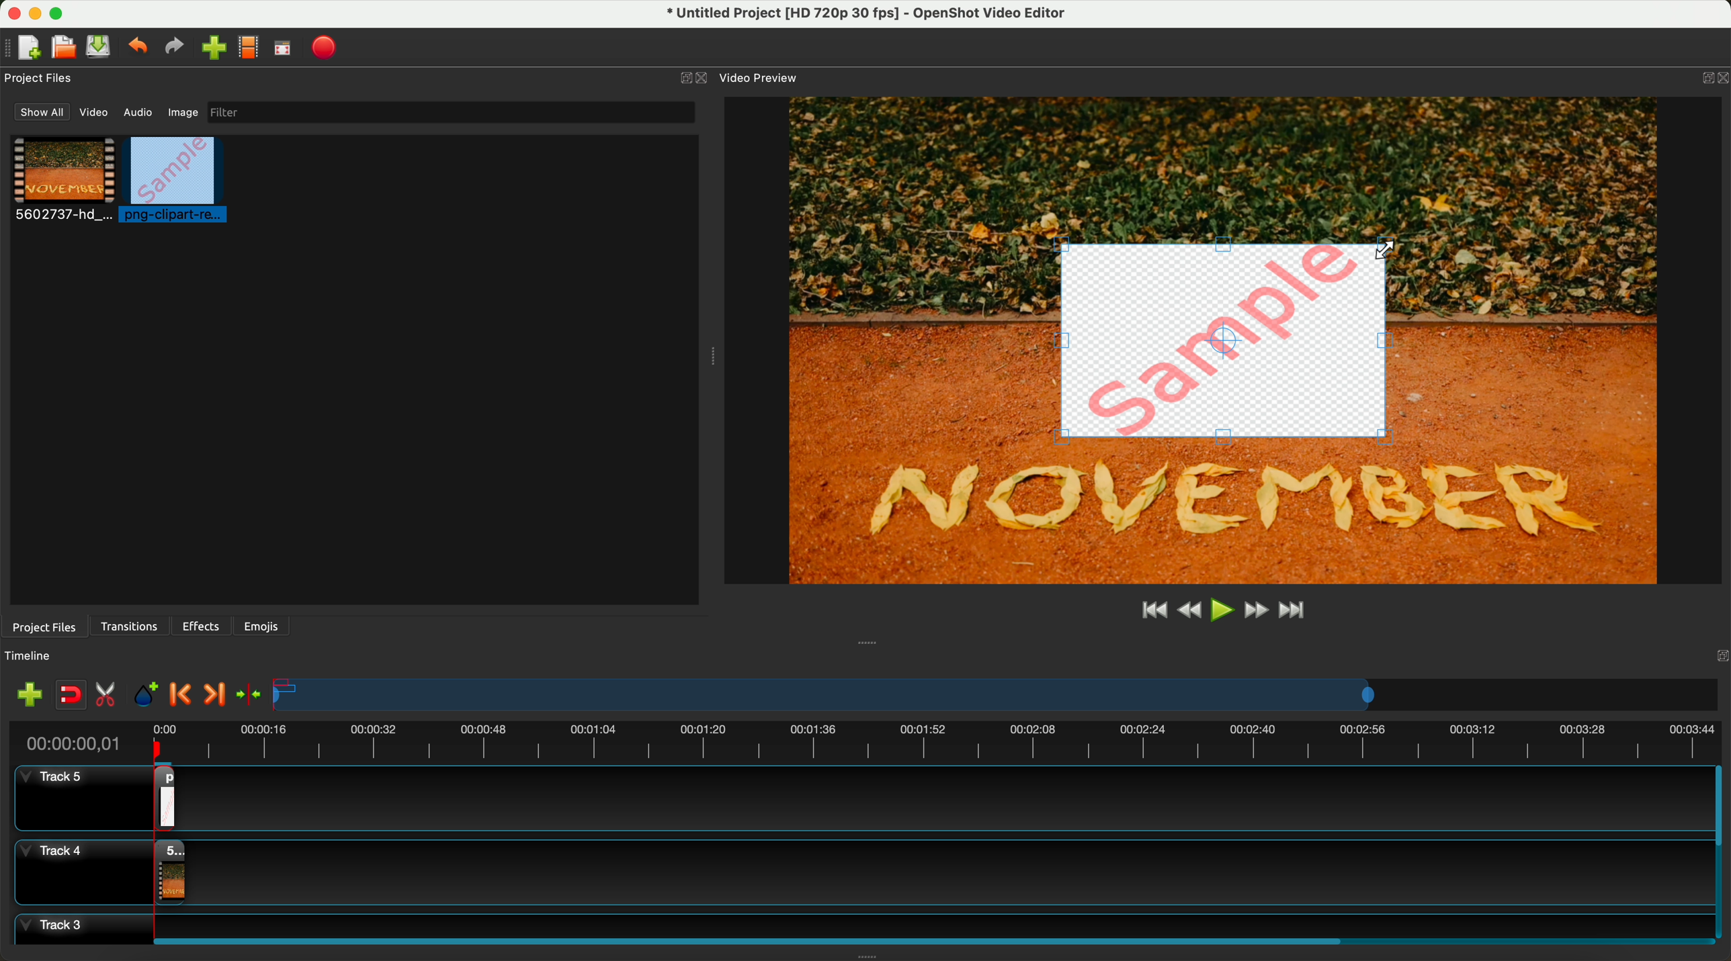 This screenshot has width=1731, height=961. What do you see at coordinates (138, 111) in the screenshot?
I see `audio` at bounding box center [138, 111].